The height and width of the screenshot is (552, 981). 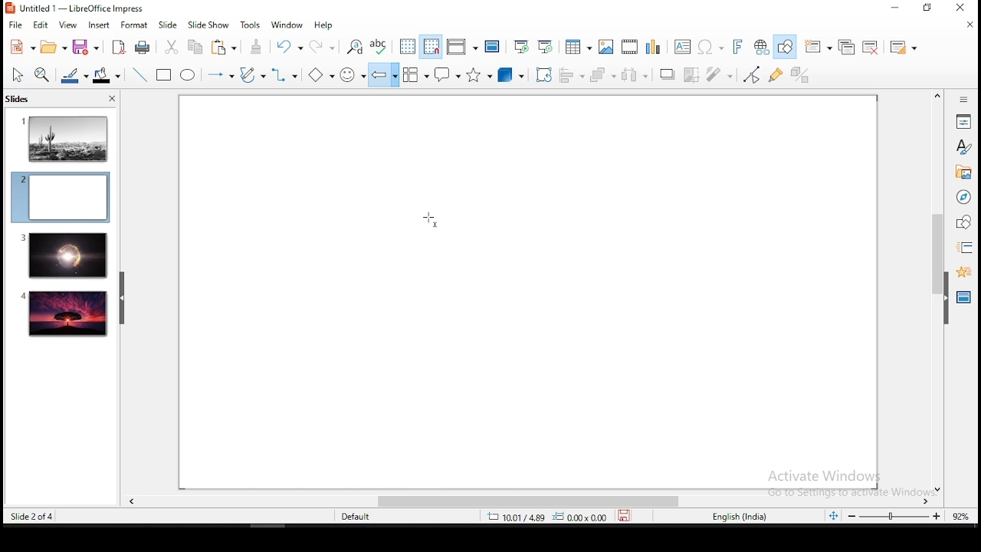 I want to click on shapes, so click(x=962, y=222).